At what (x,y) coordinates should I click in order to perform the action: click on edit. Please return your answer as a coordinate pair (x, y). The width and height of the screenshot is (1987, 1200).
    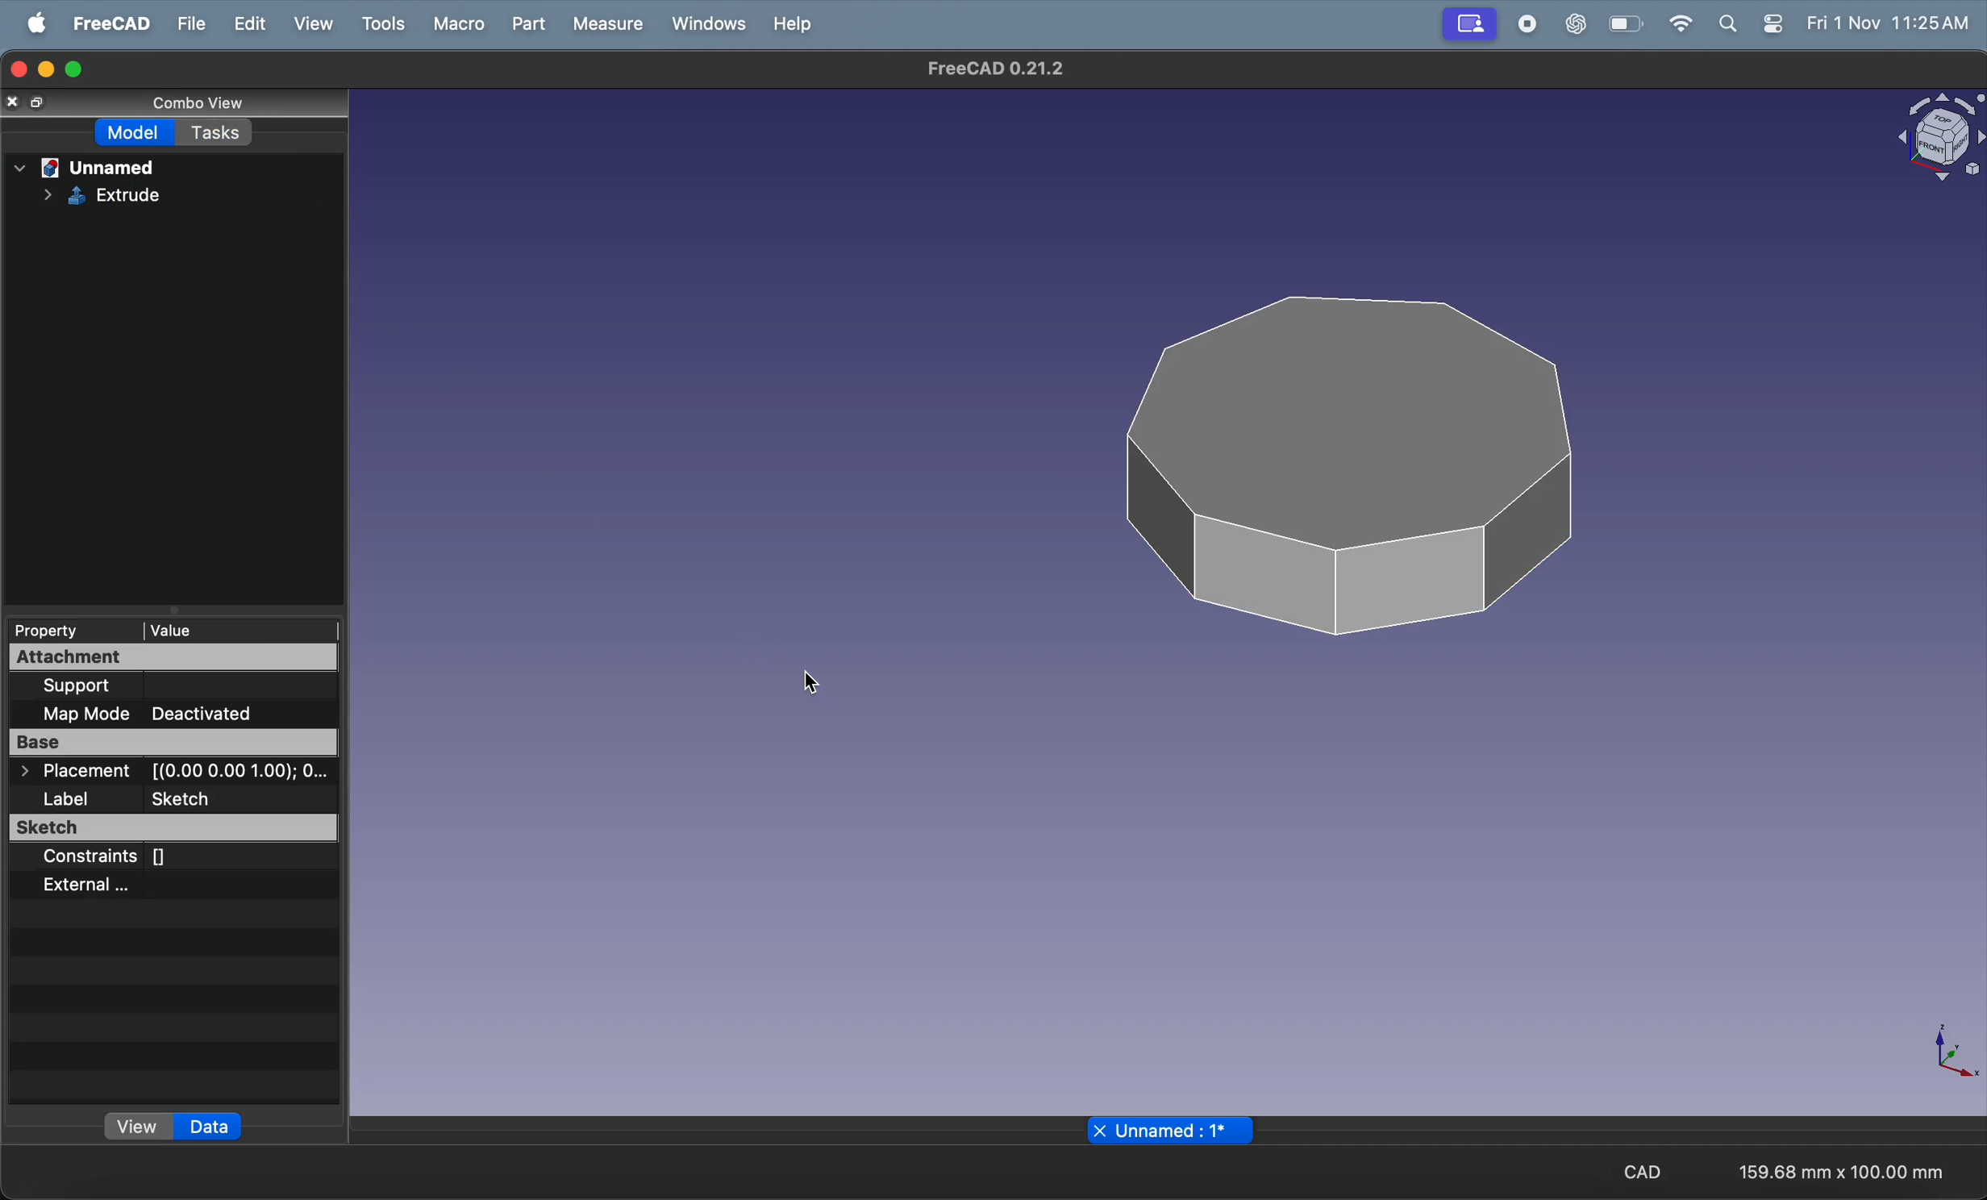
    Looking at the image, I should click on (244, 23).